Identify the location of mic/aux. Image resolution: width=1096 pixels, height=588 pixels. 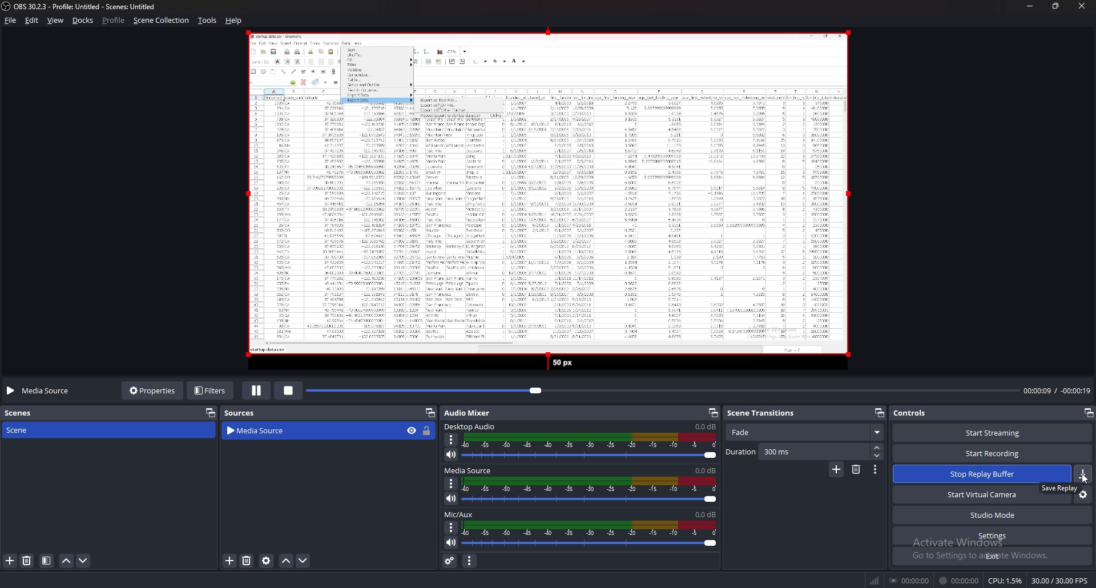
(459, 514).